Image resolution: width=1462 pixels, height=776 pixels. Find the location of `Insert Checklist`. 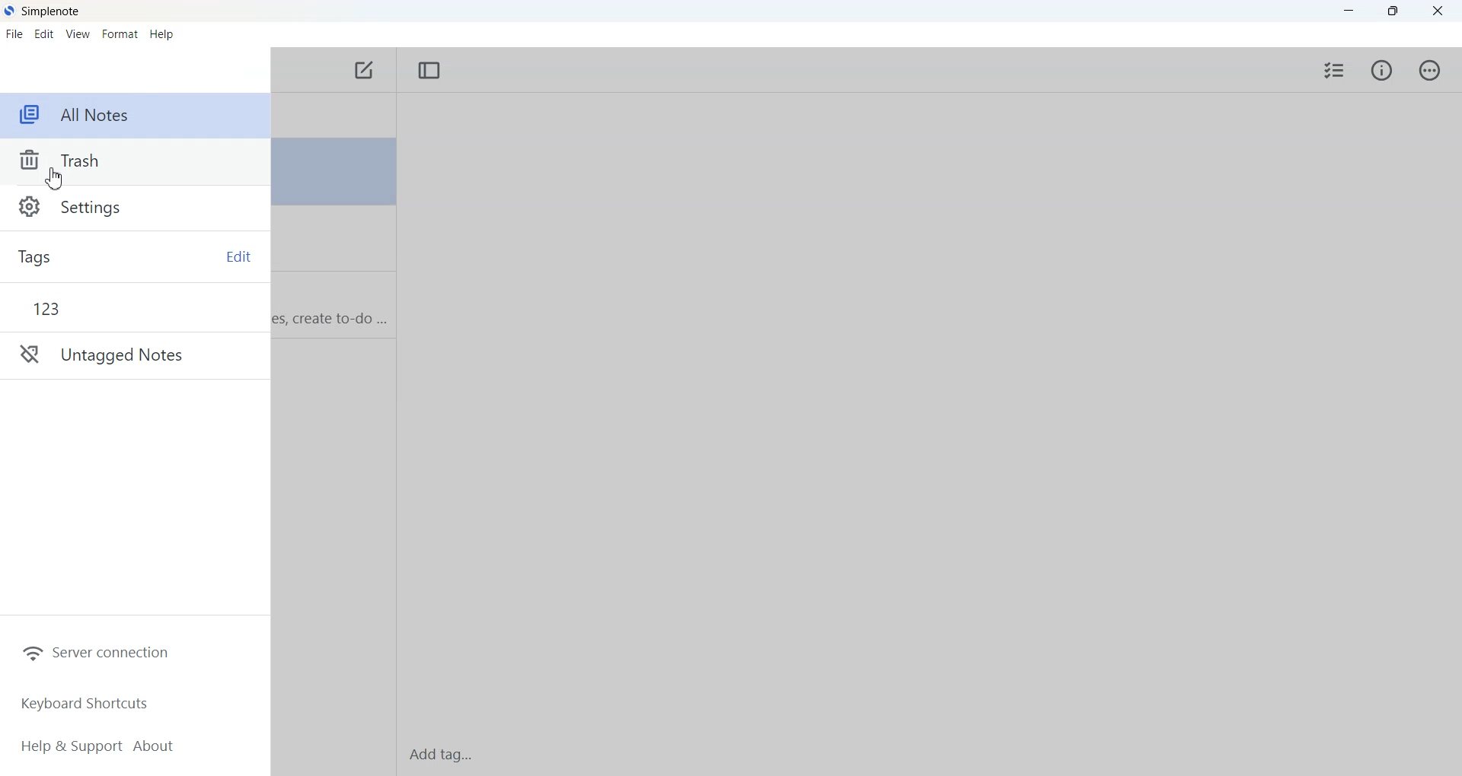

Insert Checklist is located at coordinates (1336, 70).